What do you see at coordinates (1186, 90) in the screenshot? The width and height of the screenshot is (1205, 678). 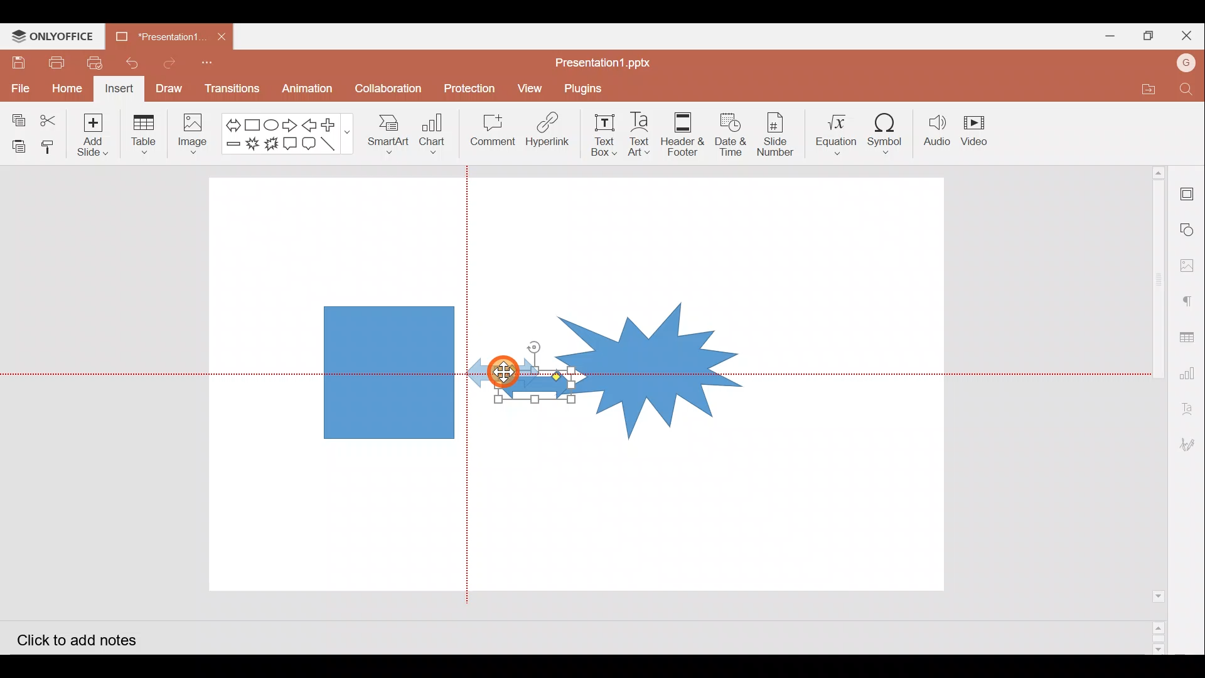 I see `Find` at bounding box center [1186, 90].